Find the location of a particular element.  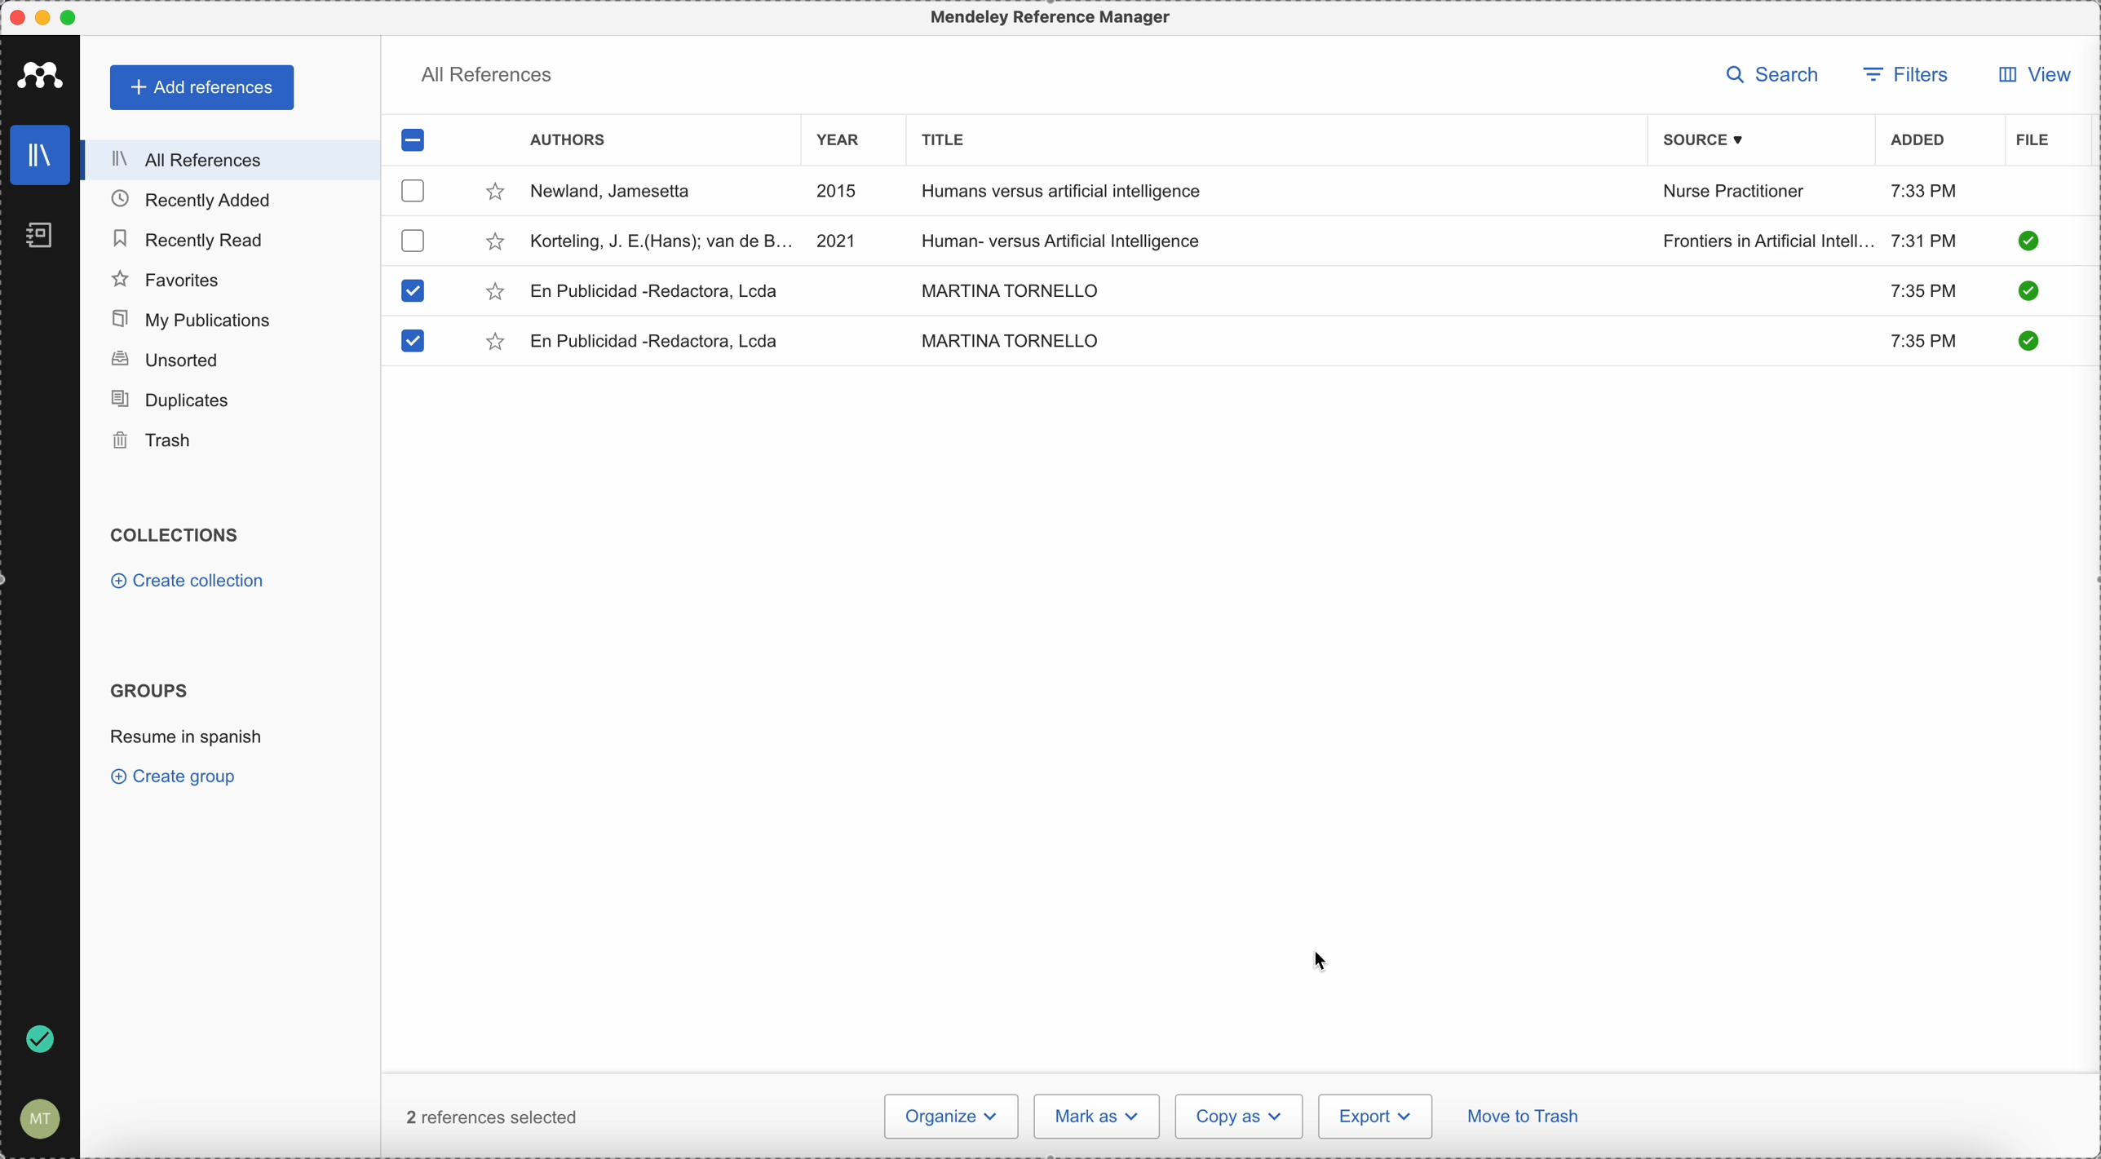

source is located at coordinates (1715, 139).